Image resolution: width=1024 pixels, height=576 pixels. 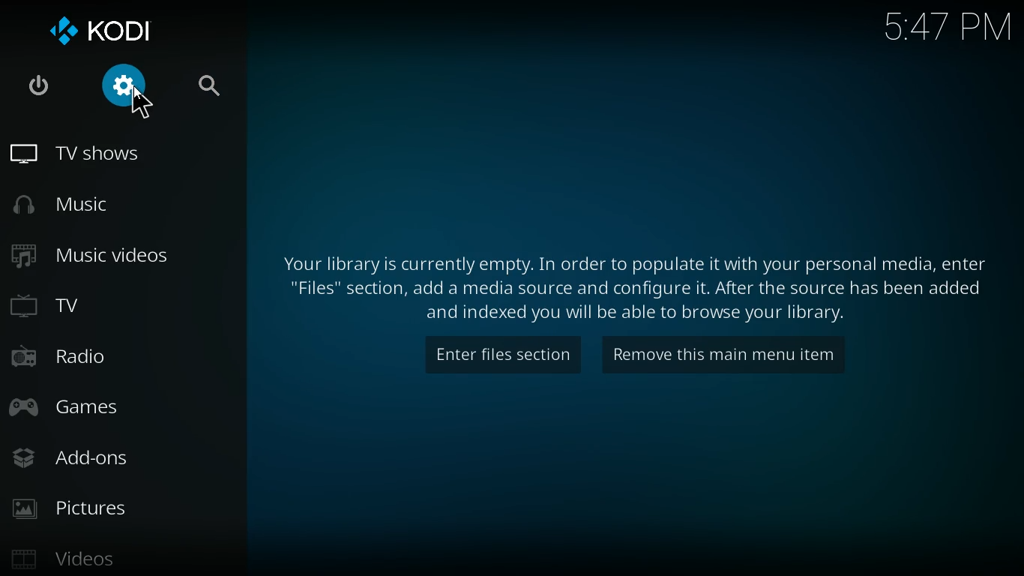 What do you see at coordinates (116, 256) in the screenshot?
I see `music videos` at bounding box center [116, 256].